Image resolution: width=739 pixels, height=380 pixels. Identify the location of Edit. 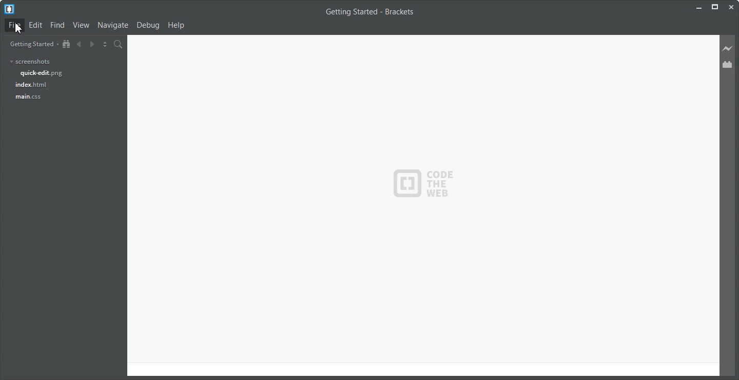
(36, 25).